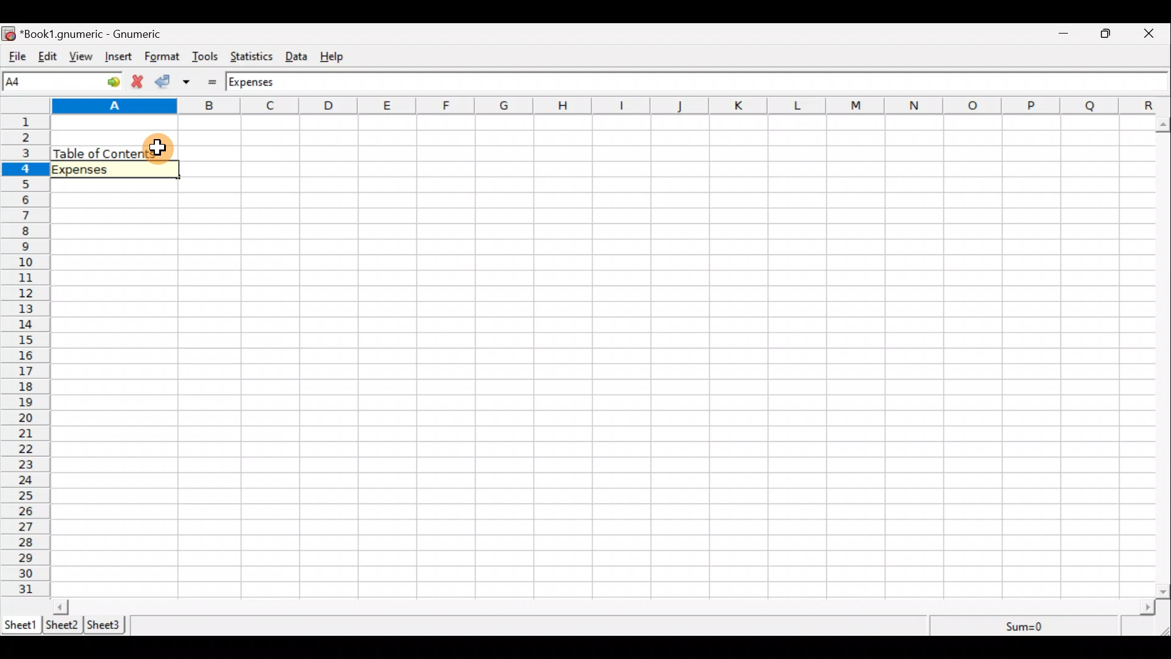  I want to click on numbering column, so click(26, 358).